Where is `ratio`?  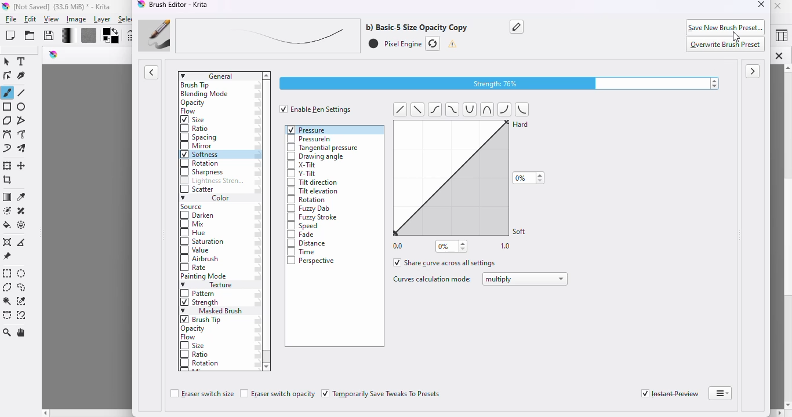
ratio is located at coordinates (195, 353).